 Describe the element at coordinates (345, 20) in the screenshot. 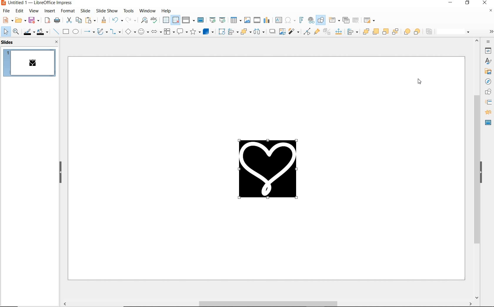

I see `duplicate slide` at that location.